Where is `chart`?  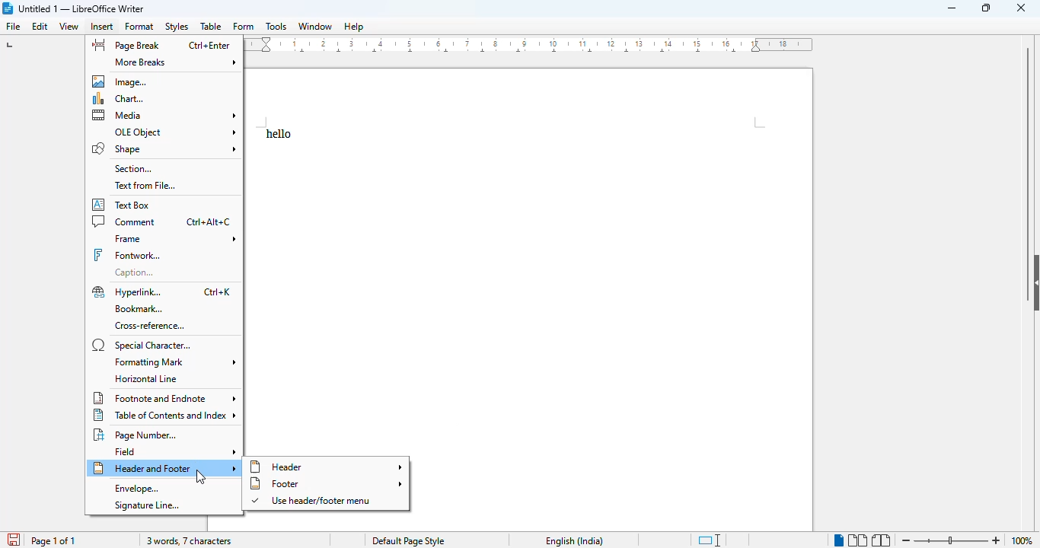 chart is located at coordinates (119, 99).